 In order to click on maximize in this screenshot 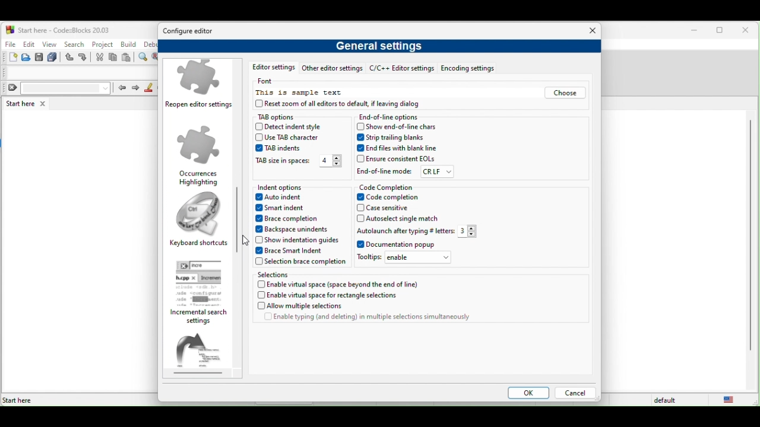, I will do `click(722, 31)`.